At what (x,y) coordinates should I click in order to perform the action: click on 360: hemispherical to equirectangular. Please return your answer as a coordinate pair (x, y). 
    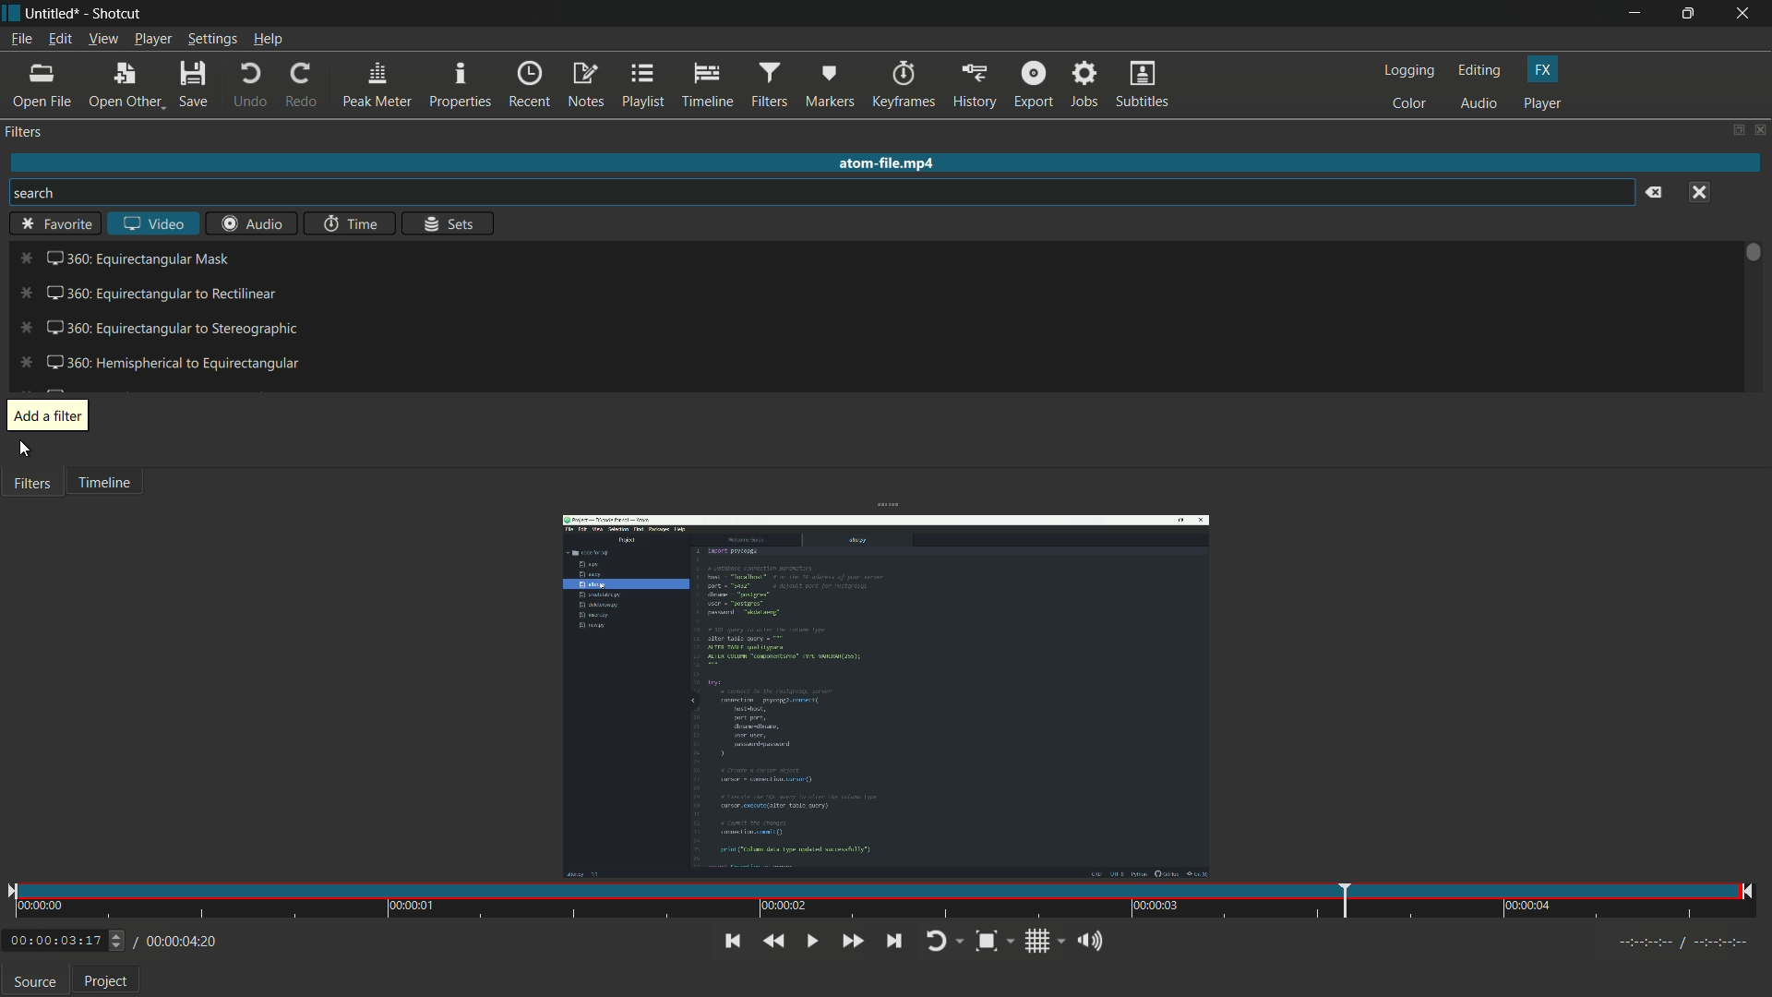
    Looking at the image, I should click on (158, 361).